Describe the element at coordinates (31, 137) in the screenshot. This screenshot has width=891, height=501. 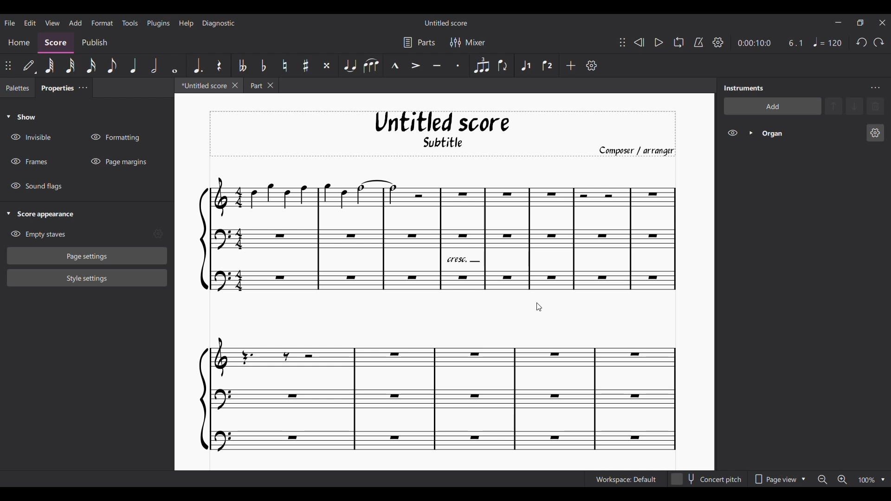
I see `Hide Invisible` at that location.